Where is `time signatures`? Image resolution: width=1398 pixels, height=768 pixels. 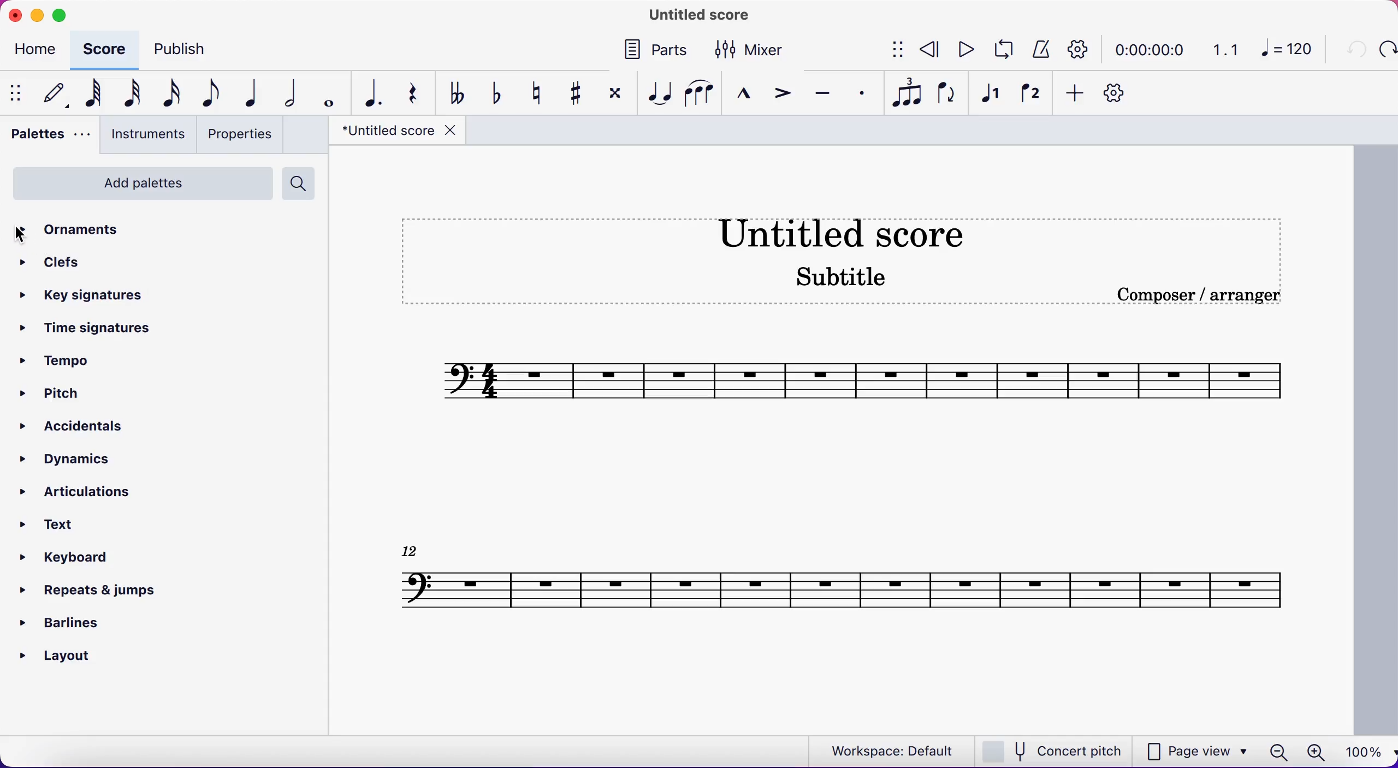
time signatures is located at coordinates (87, 328).